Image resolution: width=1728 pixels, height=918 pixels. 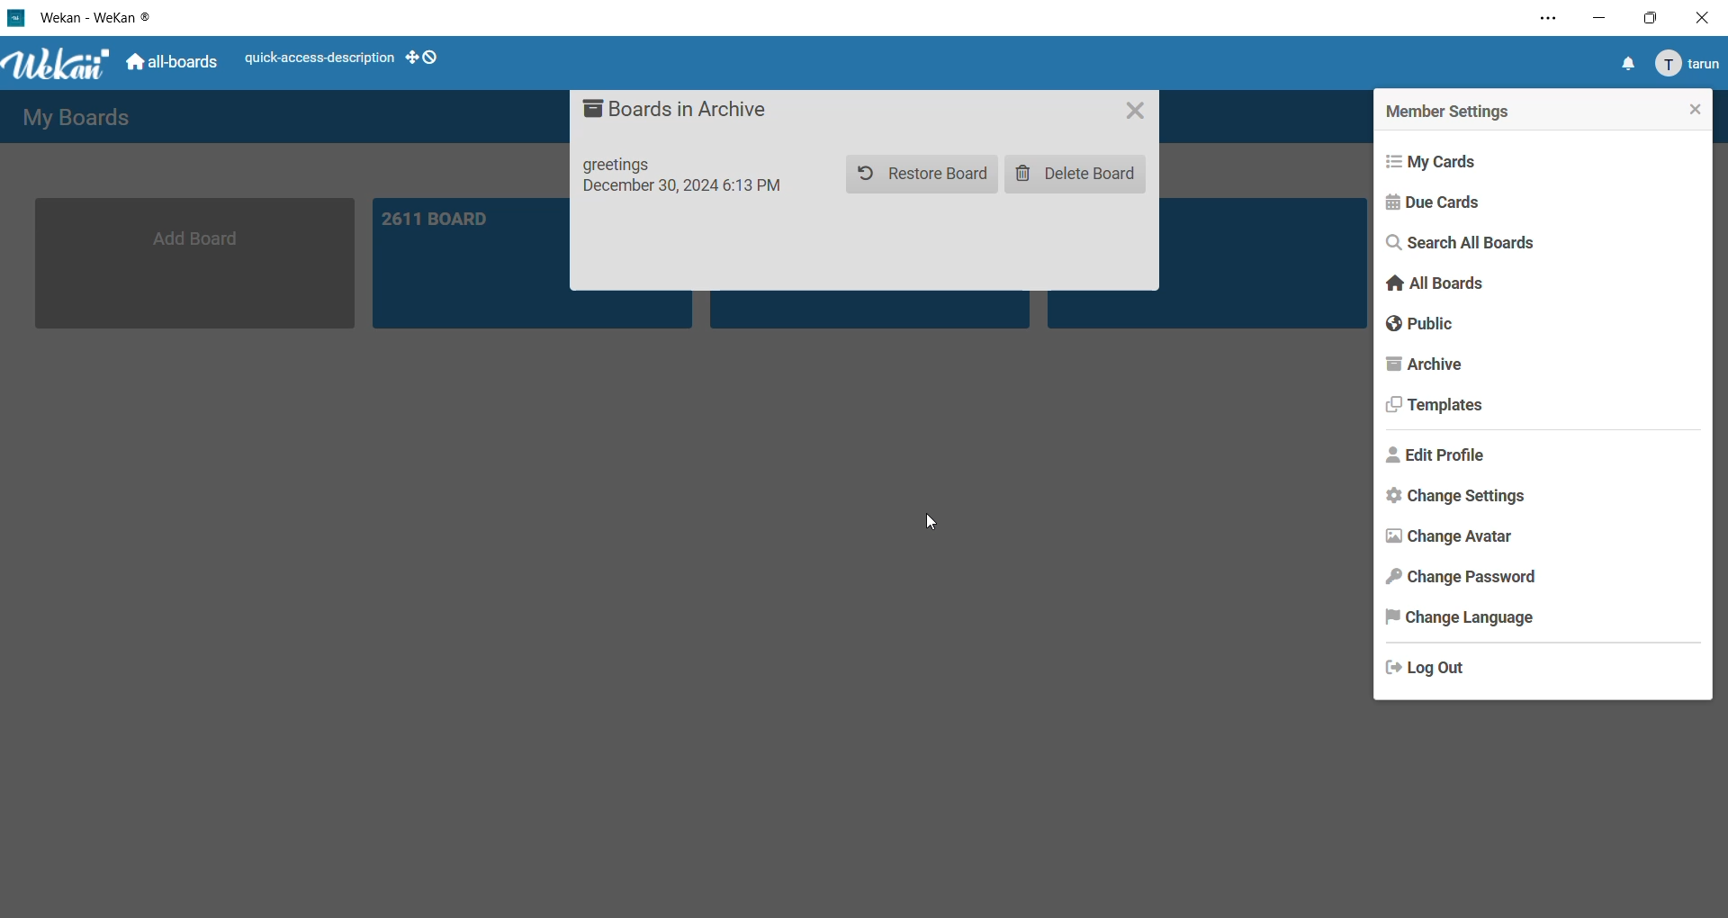 What do you see at coordinates (1264, 263) in the screenshot?
I see `bucket list` at bounding box center [1264, 263].